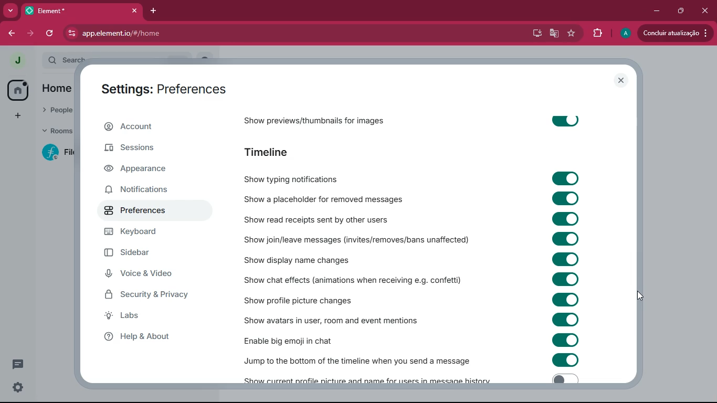  What do you see at coordinates (47, 10) in the screenshot?
I see `element*` at bounding box center [47, 10].